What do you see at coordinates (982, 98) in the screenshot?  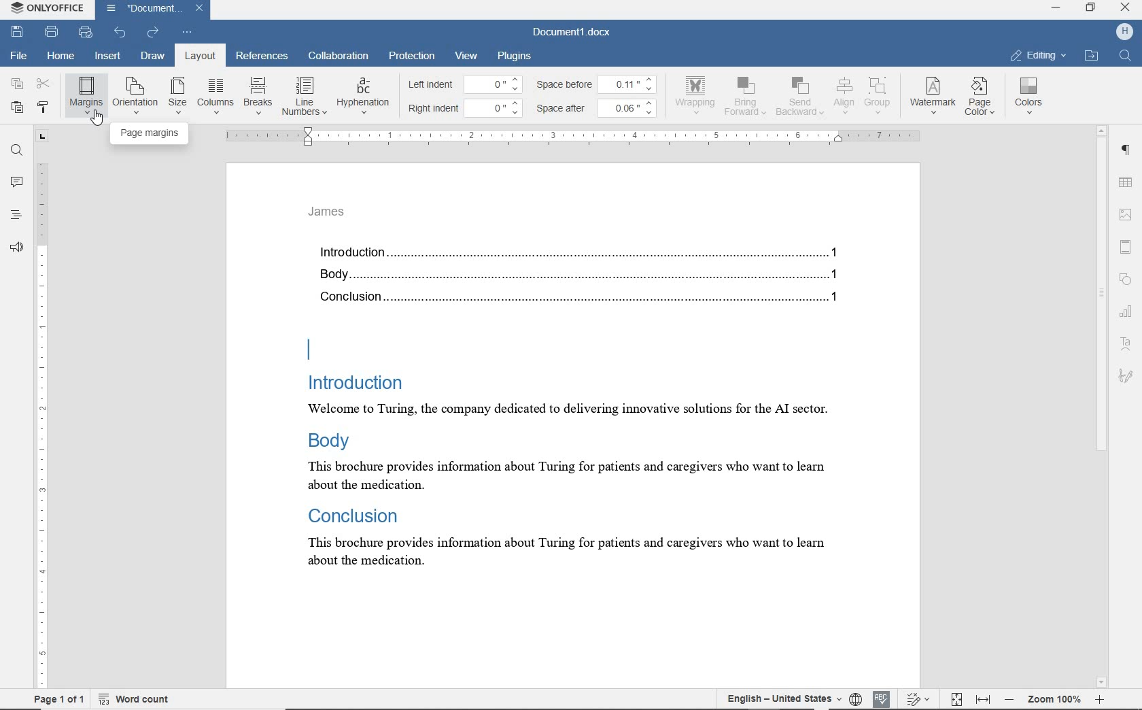 I see `page color` at bounding box center [982, 98].